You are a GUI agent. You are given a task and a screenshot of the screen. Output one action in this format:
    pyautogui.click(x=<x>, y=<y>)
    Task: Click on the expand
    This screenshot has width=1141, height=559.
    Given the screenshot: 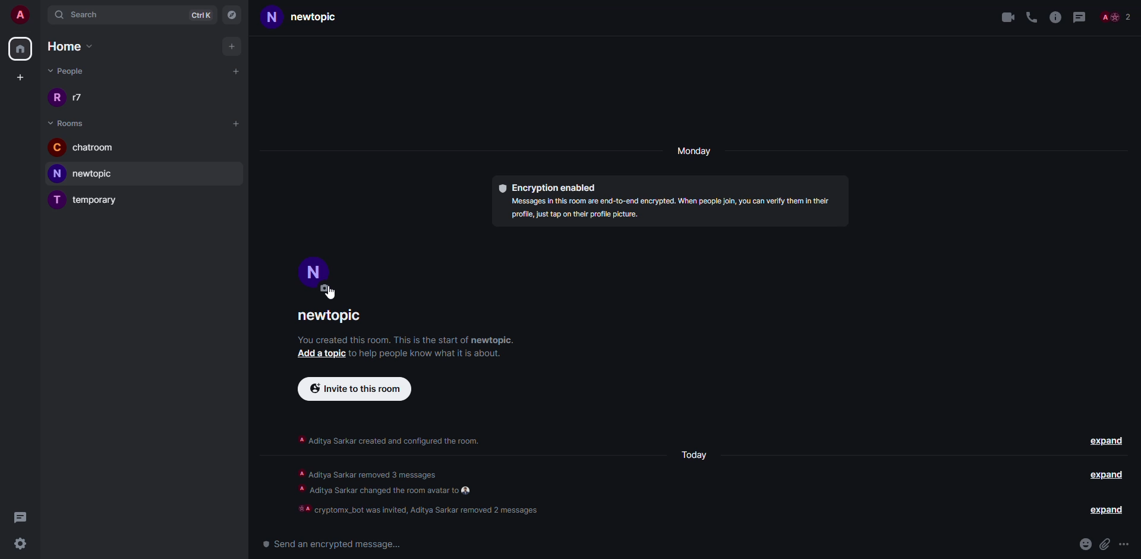 What is the action you would take?
    pyautogui.click(x=1107, y=441)
    